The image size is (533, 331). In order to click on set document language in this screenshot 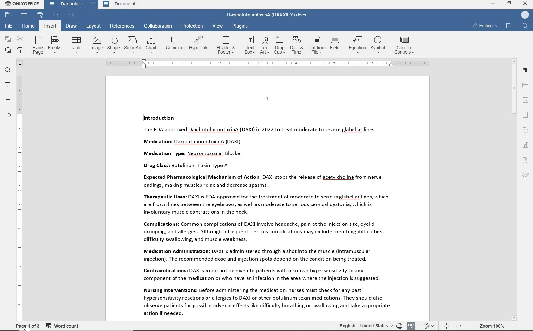, I will do `click(399, 326)`.